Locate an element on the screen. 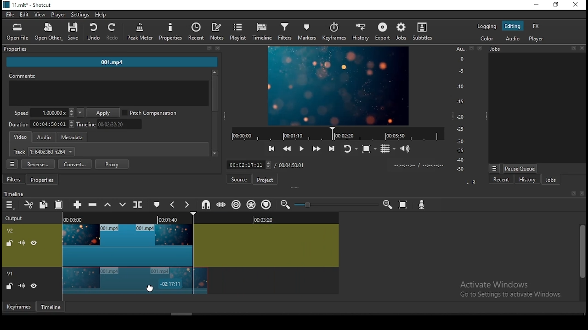 The height and width of the screenshot is (330, 588). ripple markers is located at coordinates (266, 204).